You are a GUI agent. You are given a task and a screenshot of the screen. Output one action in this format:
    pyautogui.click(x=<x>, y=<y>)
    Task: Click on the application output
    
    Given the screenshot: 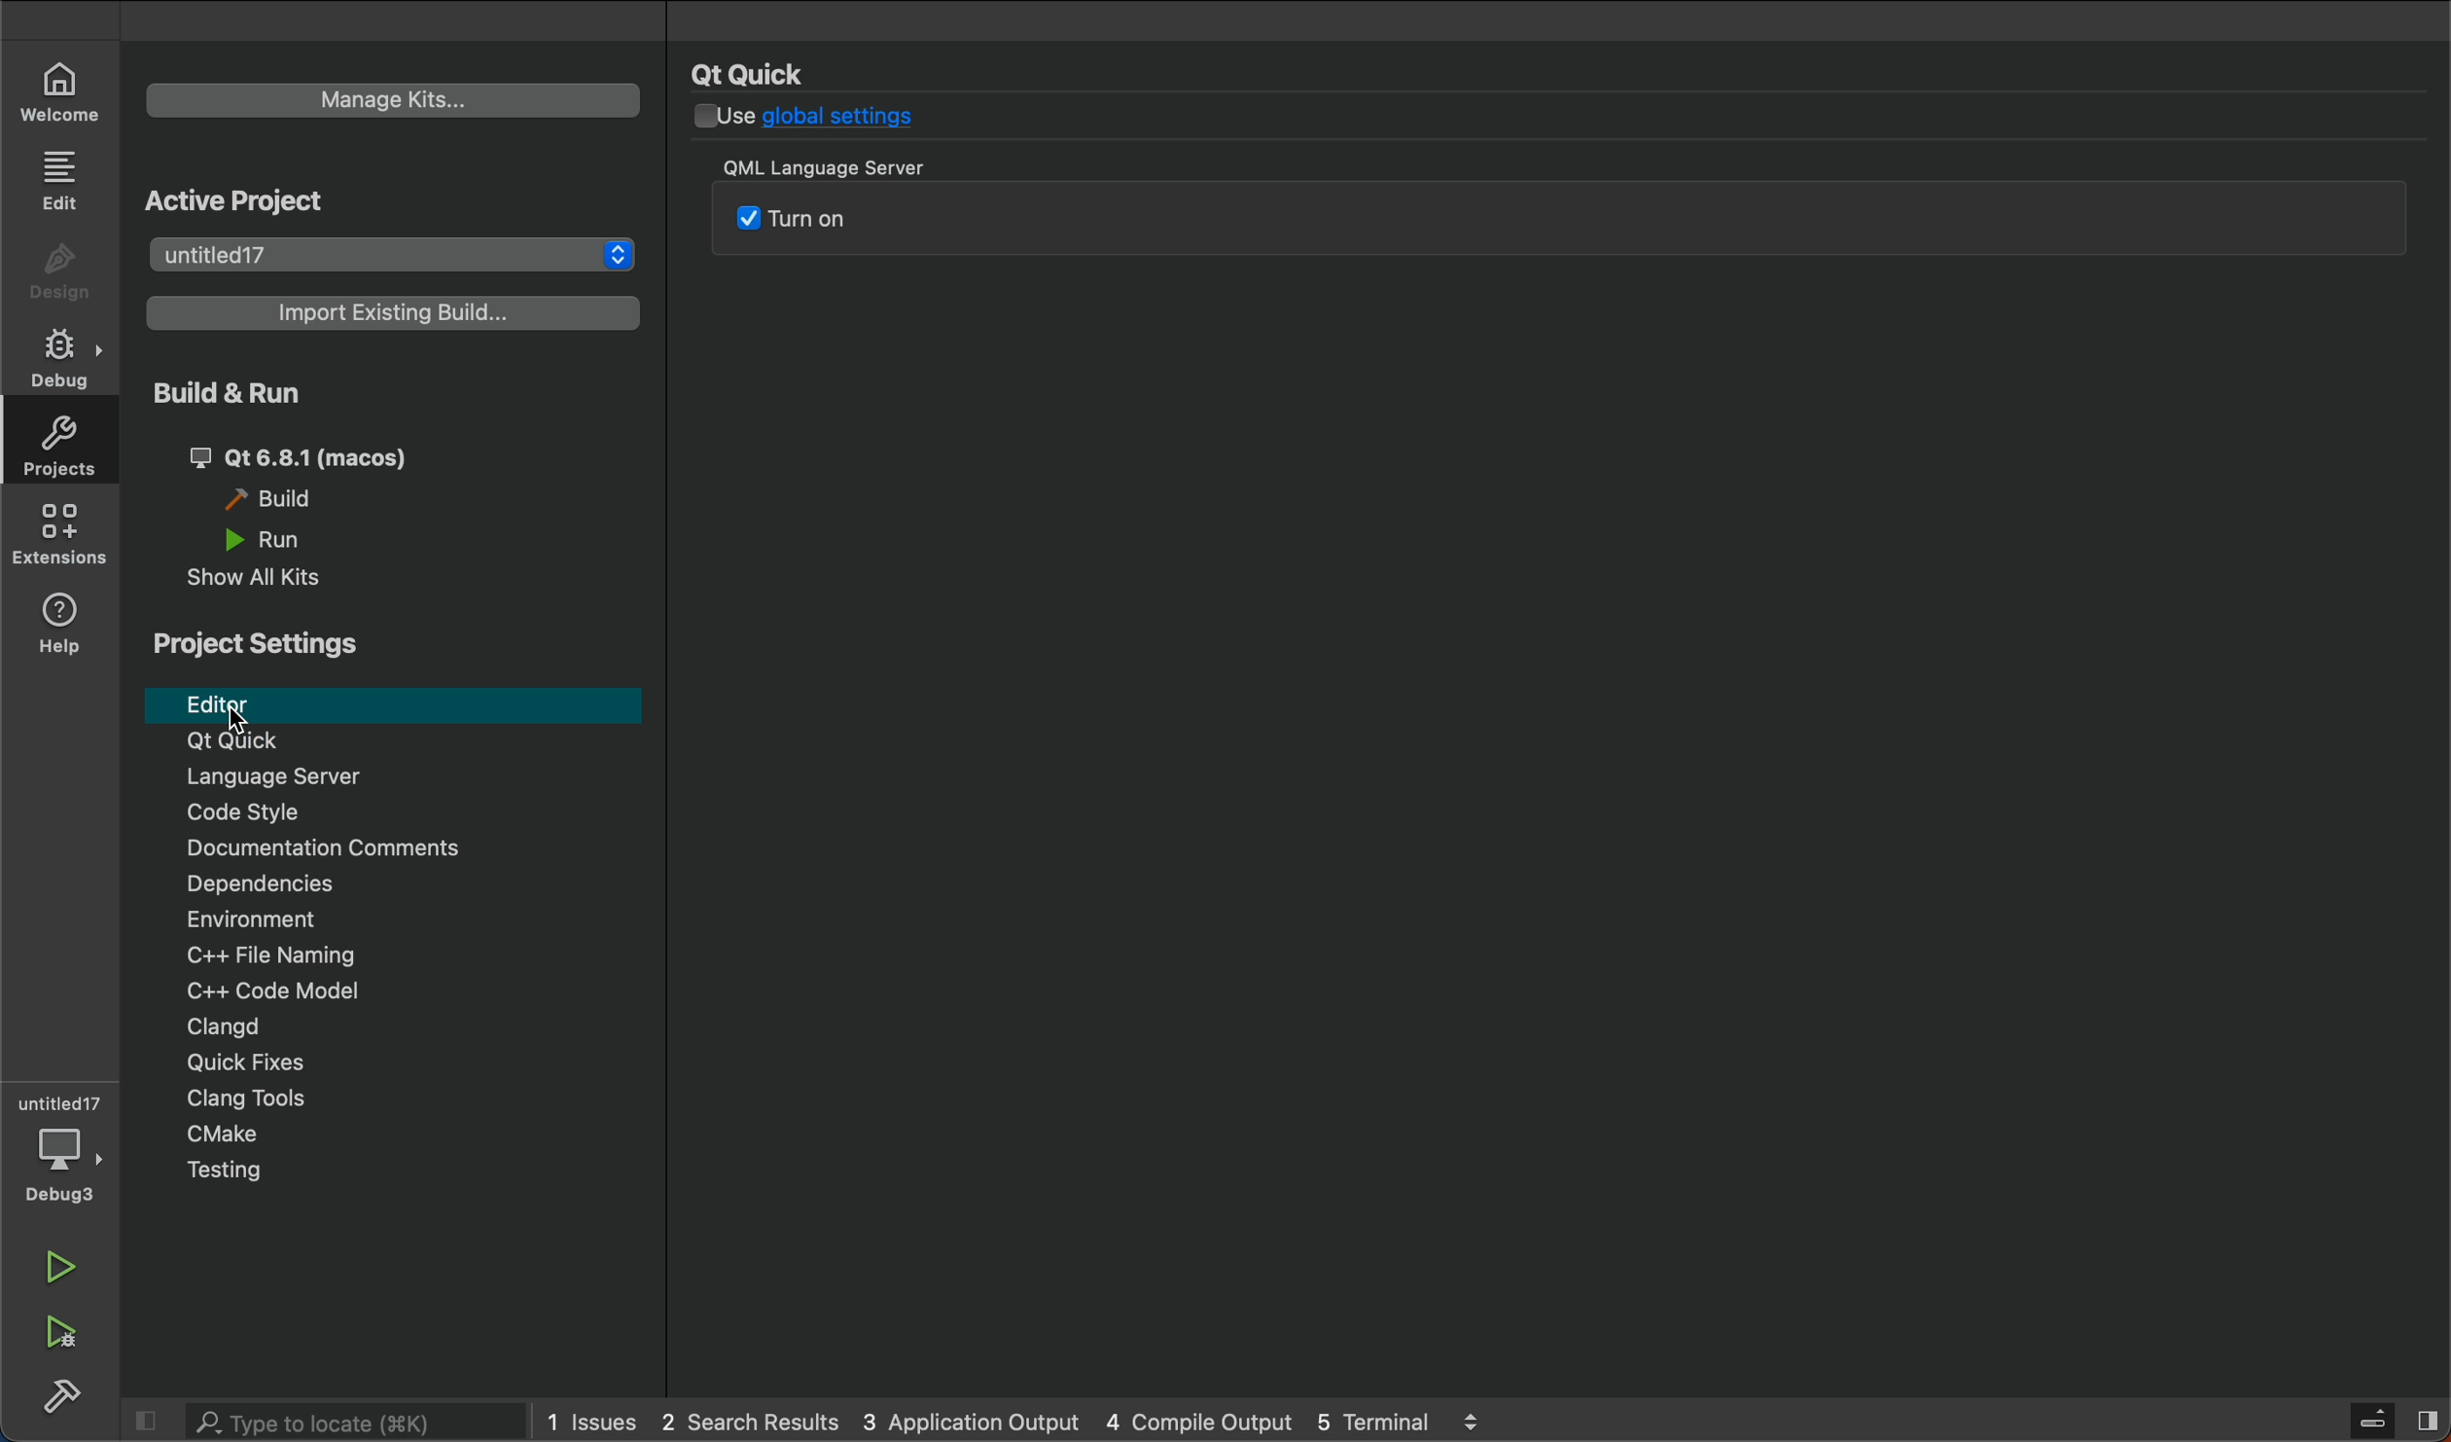 What is the action you would take?
    pyautogui.click(x=971, y=1418)
    